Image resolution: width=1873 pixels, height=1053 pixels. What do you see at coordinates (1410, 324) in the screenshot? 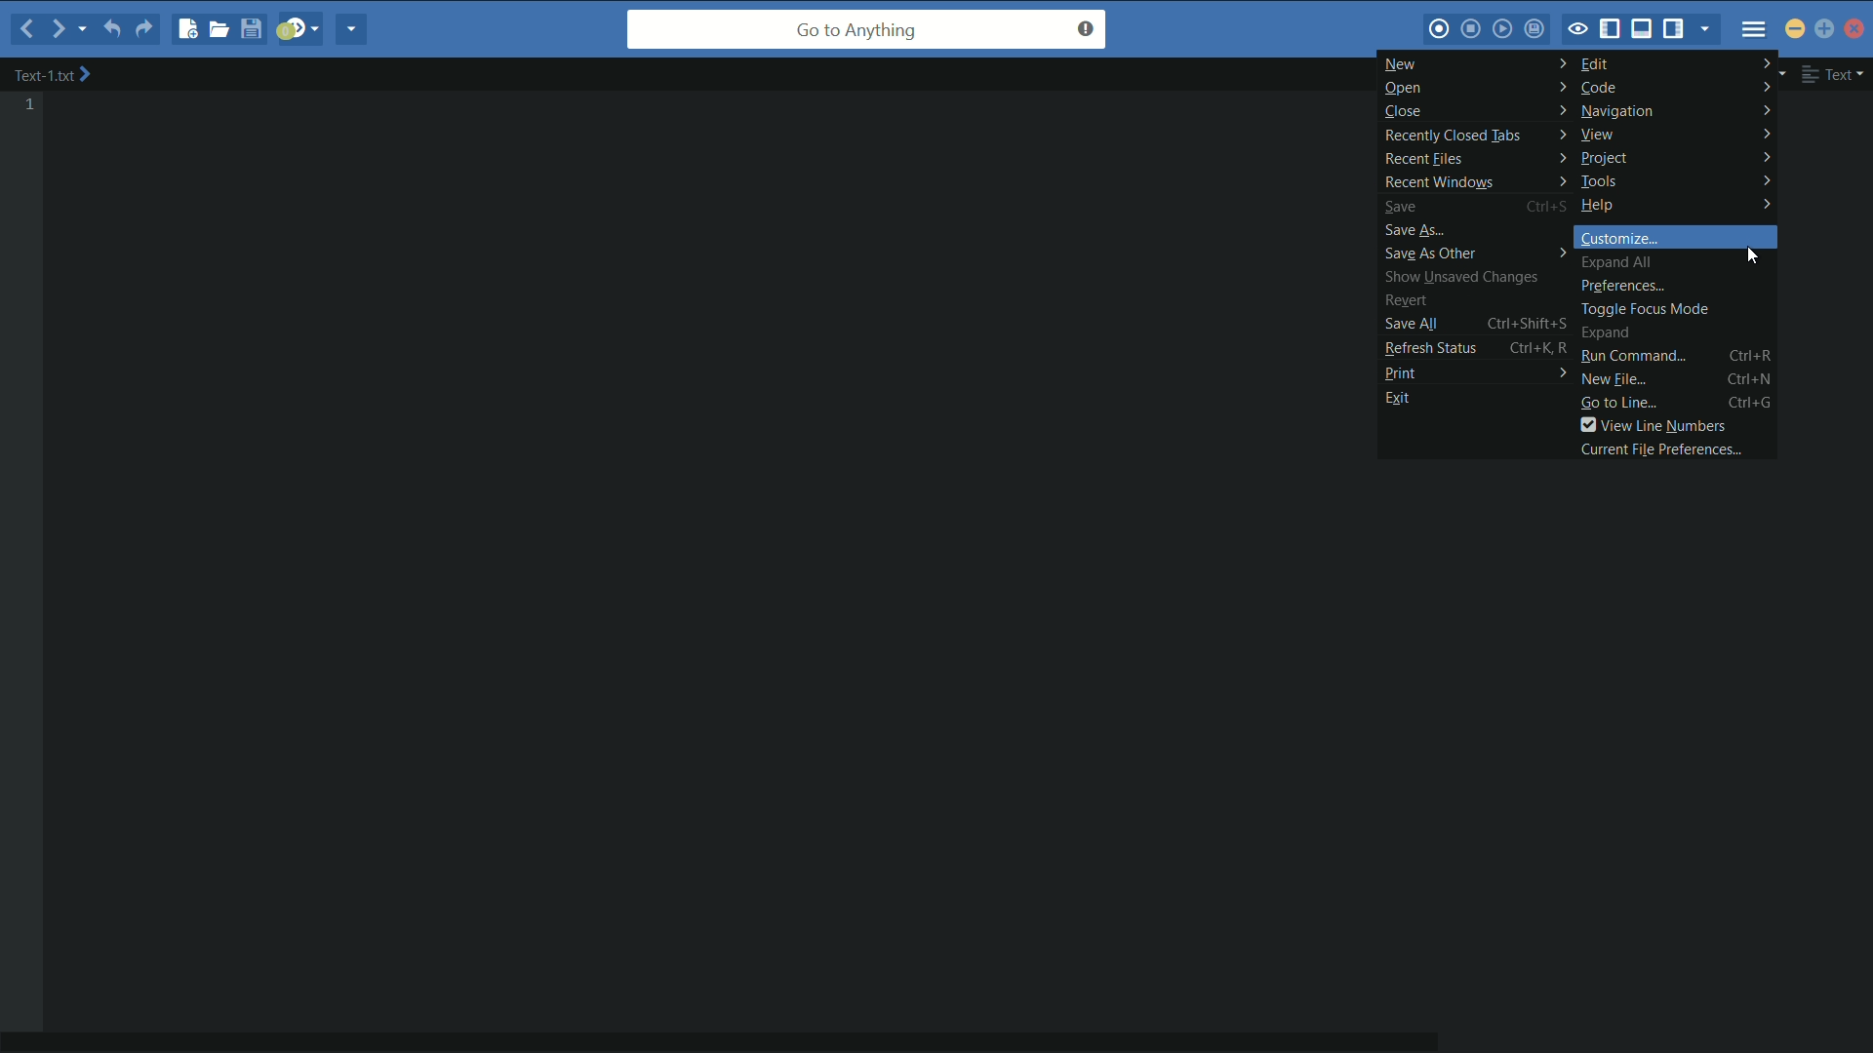
I see `save all` at bounding box center [1410, 324].